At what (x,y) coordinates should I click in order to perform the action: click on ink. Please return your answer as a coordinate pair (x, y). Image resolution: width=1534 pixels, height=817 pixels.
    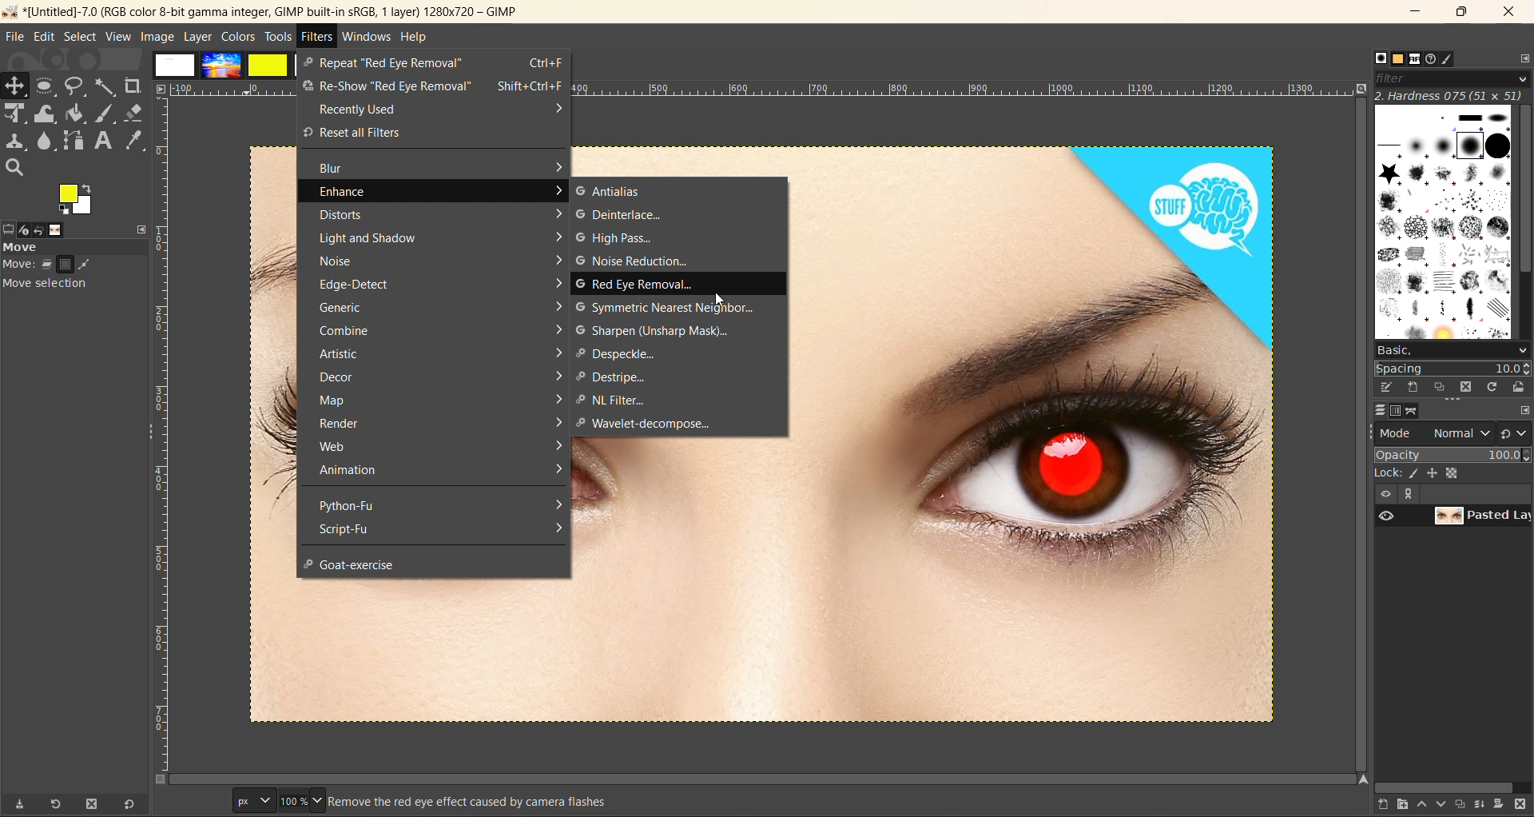
    Looking at the image, I should click on (107, 114).